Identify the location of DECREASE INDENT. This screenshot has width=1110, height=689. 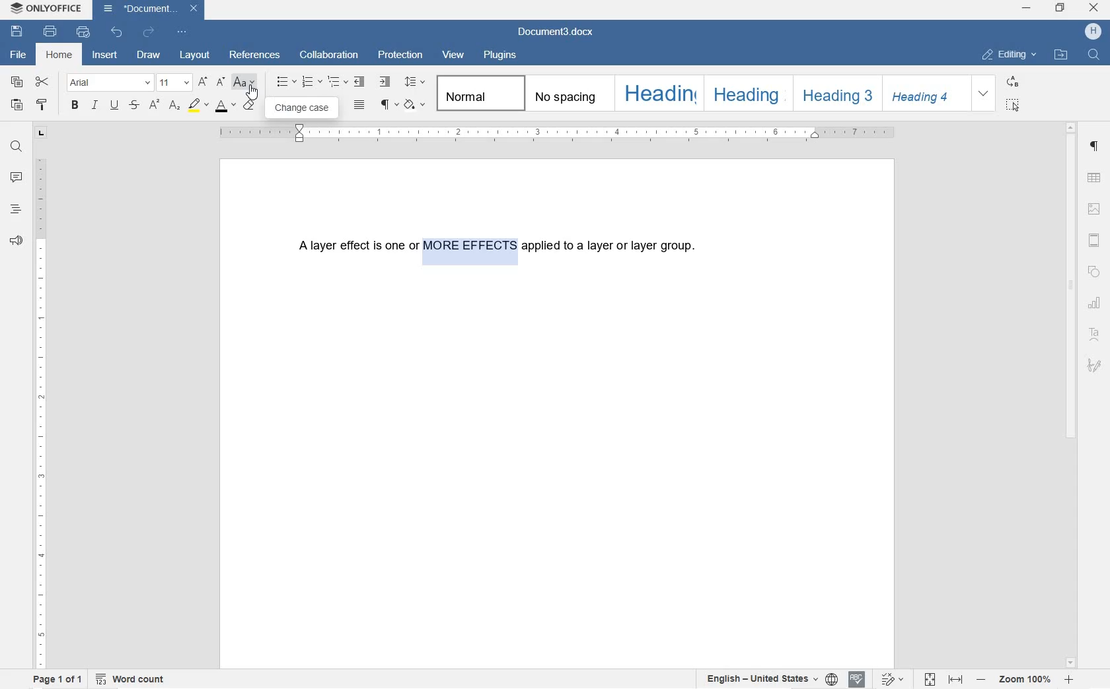
(359, 82).